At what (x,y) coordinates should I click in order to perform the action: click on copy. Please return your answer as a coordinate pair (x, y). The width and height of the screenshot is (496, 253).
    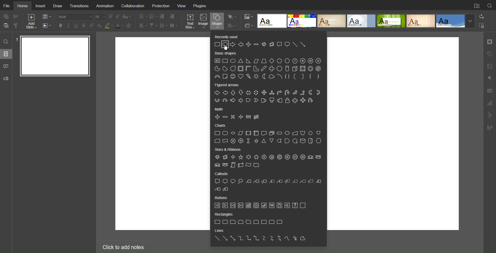
    Looking at the image, I should click on (7, 17).